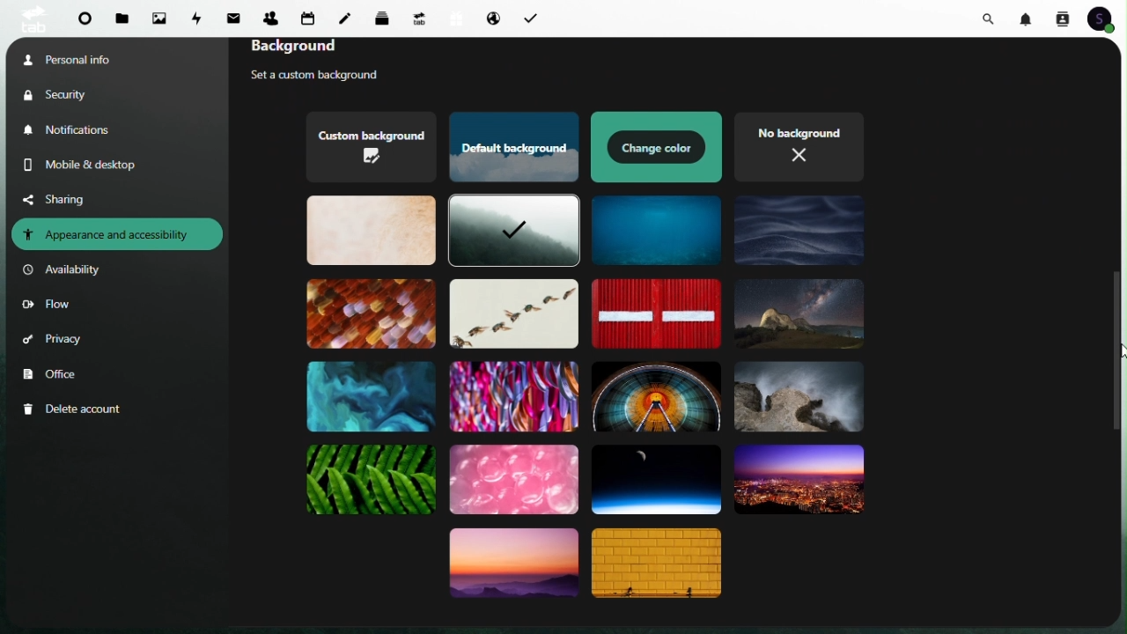 This screenshot has height=634, width=1127. I want to click on Sharing, so click(68, 198).